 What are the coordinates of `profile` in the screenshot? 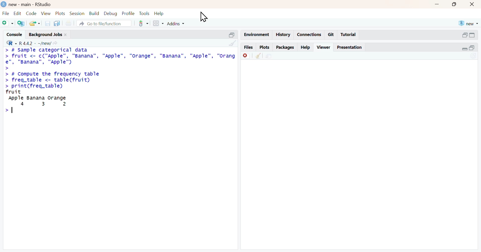 It's located at (128, 13).